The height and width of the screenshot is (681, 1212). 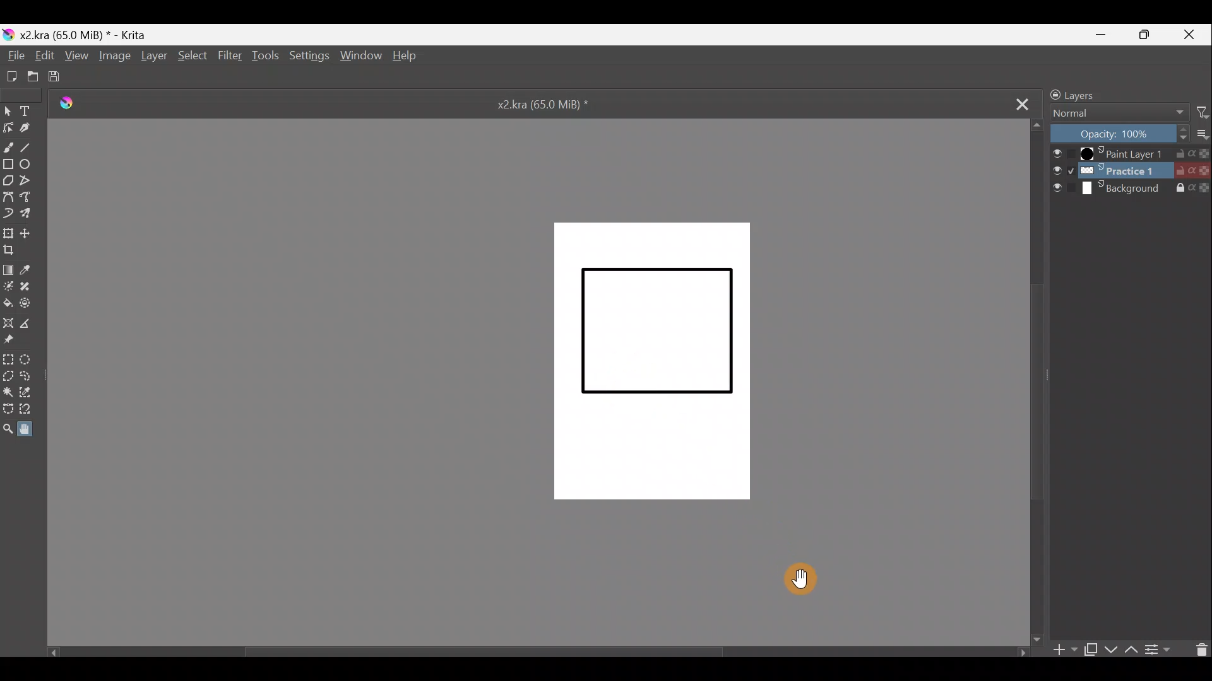 I want to click on Rectangle tool, so click(x=8, y=165).